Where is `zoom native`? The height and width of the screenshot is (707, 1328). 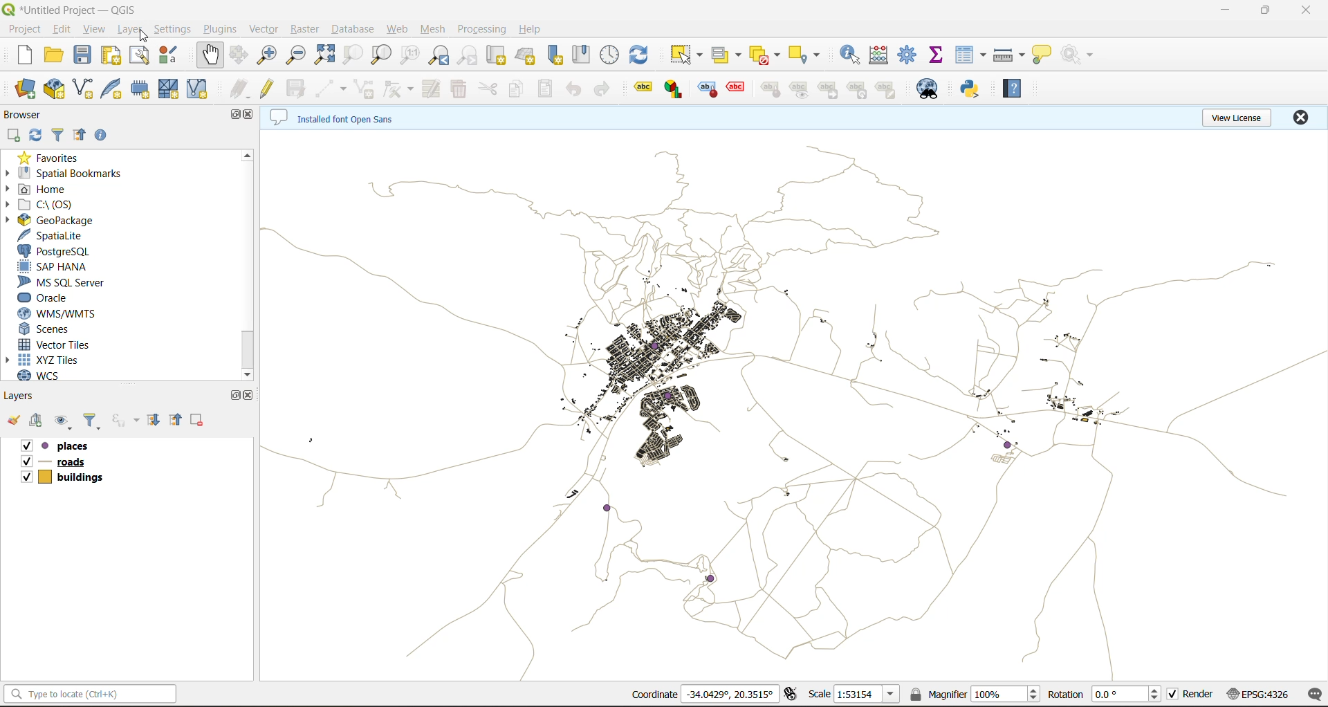 zoom native is located at coordinates (411, 56).